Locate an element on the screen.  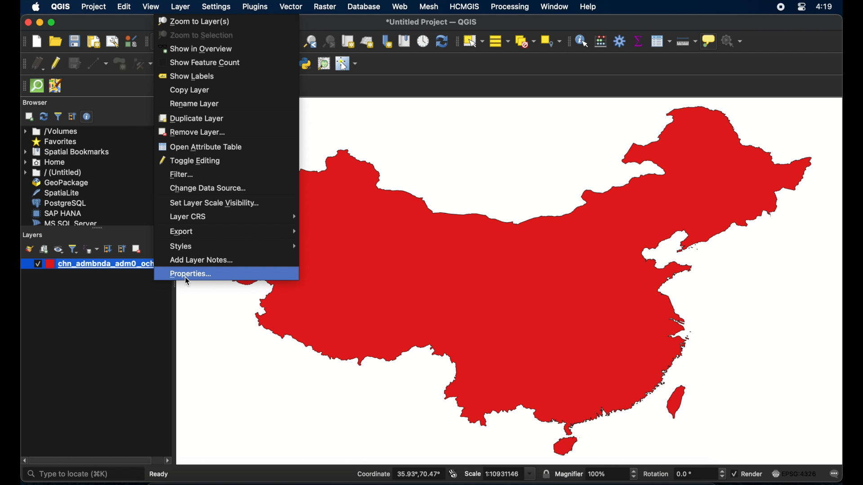
ms sql server is located at coordinates (63, 222).